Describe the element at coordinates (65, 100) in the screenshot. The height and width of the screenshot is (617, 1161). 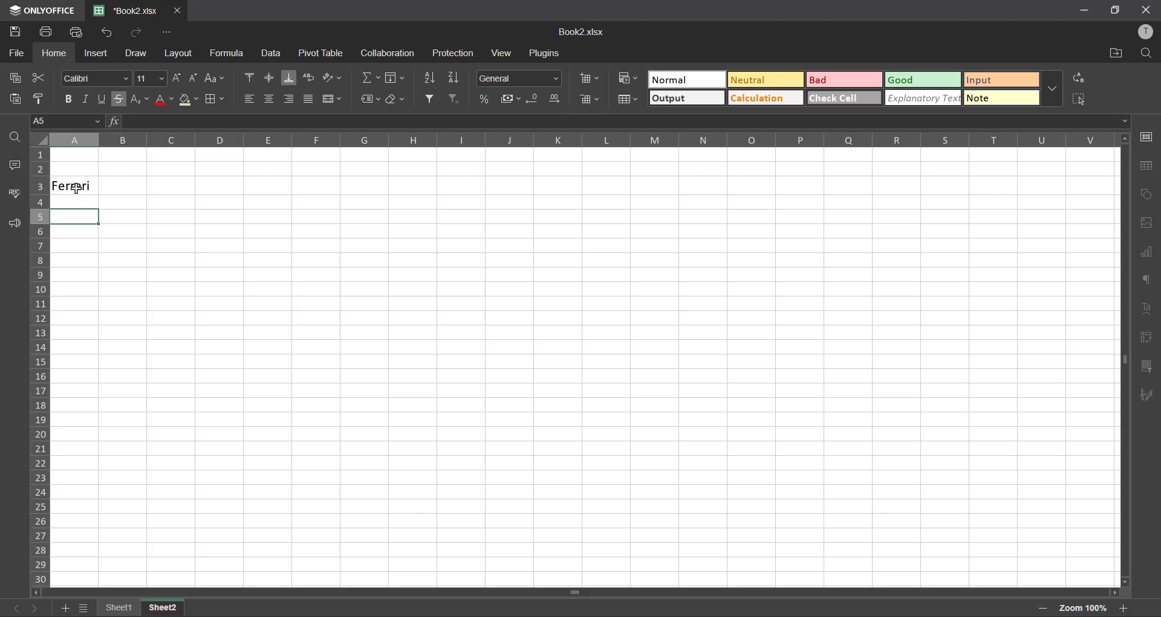
I see `bold` at that location.